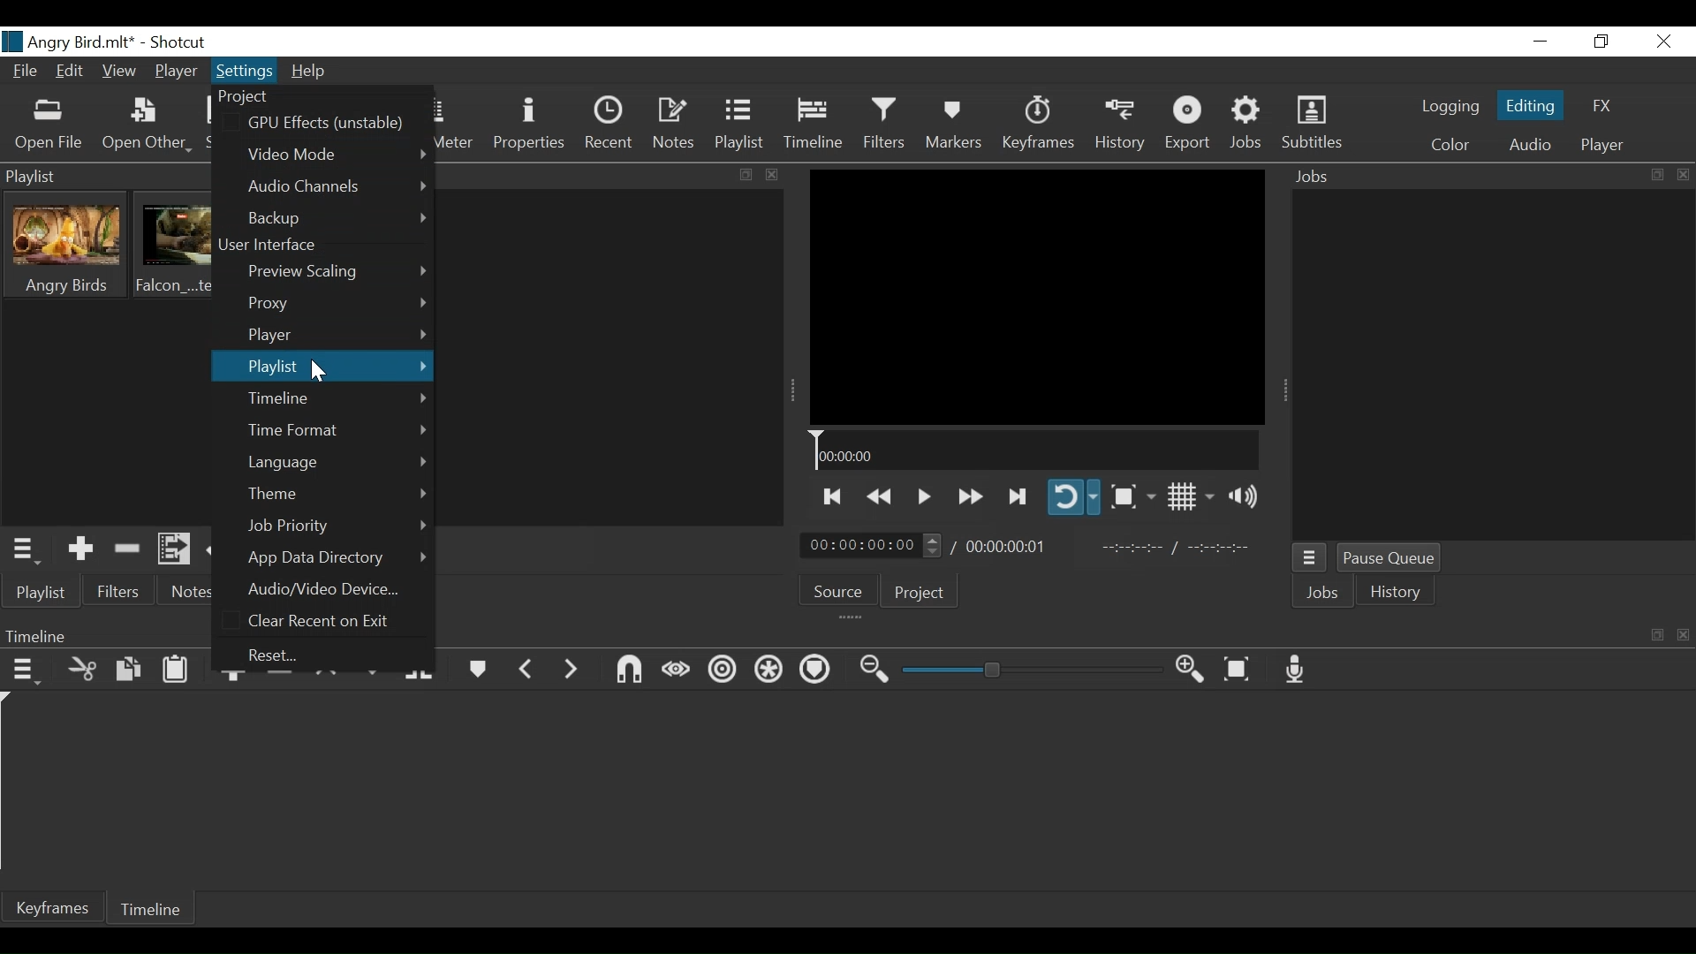 This screenshot has height=954, width=1696. What do you see at coordinates (53, 906) in the screenshot?
I see `Keyframes` at bounding box center [53, 906].